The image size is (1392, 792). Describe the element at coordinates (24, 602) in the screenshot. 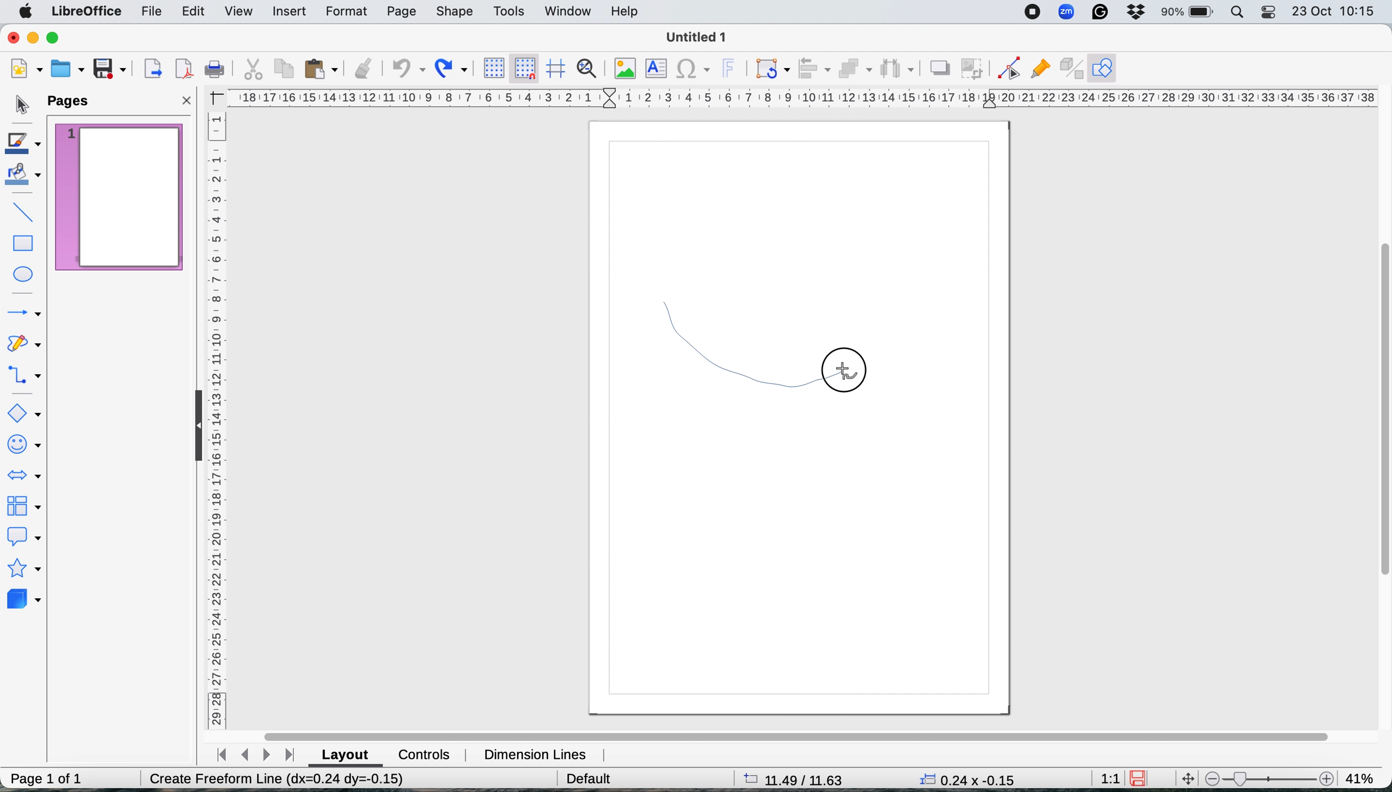

I see `3d objects` at that location.